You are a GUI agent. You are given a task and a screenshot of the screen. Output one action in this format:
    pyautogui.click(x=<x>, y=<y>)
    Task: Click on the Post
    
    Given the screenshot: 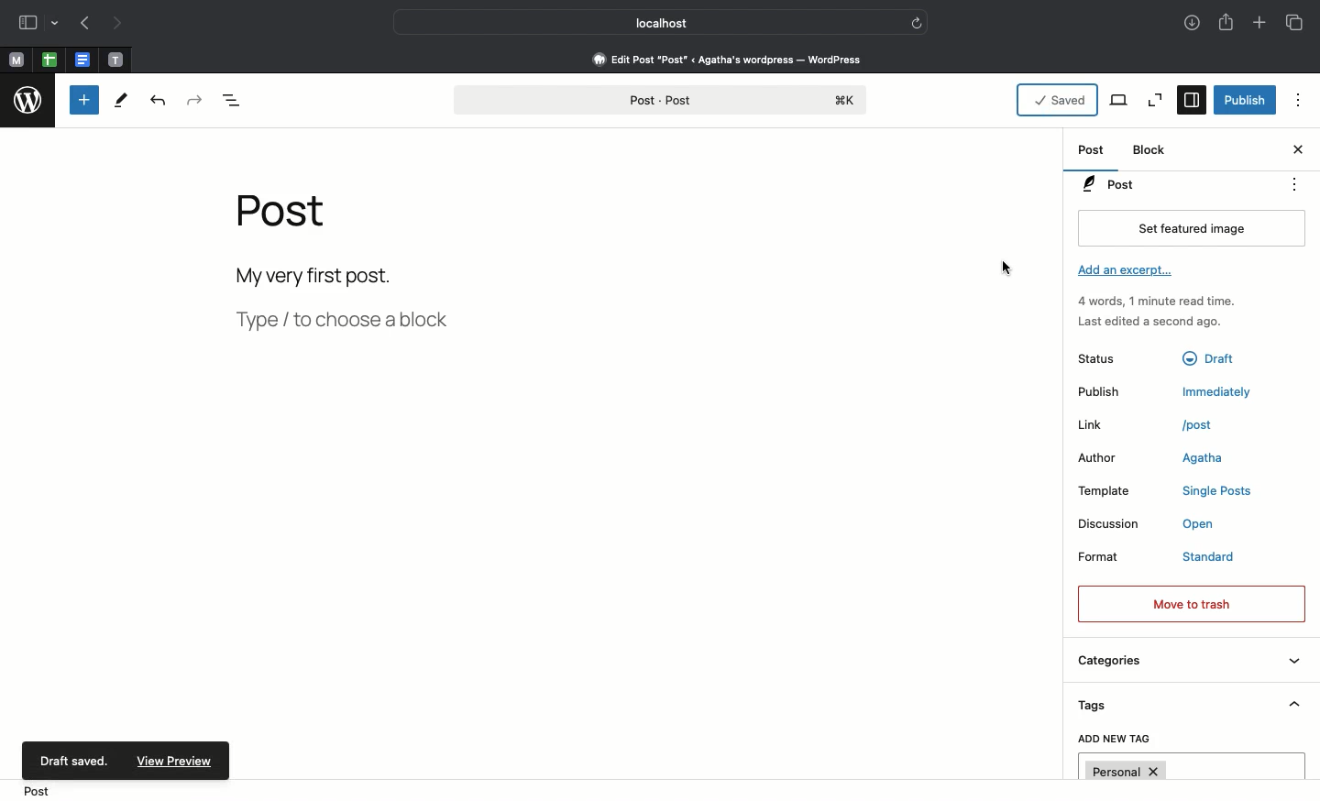 What is the action you would take?
    pyautogui.click(x=285, y=212)
    